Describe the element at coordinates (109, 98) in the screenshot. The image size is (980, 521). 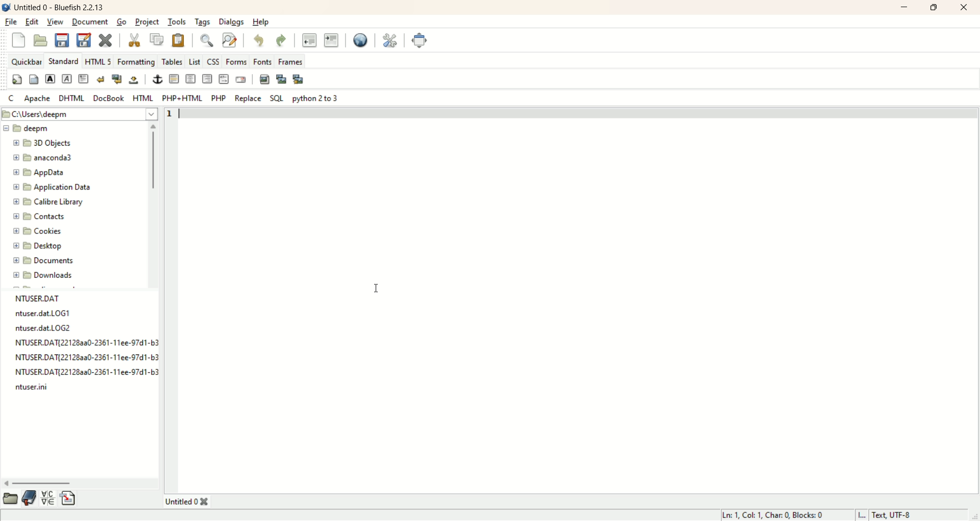
I see `docbook` at that location.